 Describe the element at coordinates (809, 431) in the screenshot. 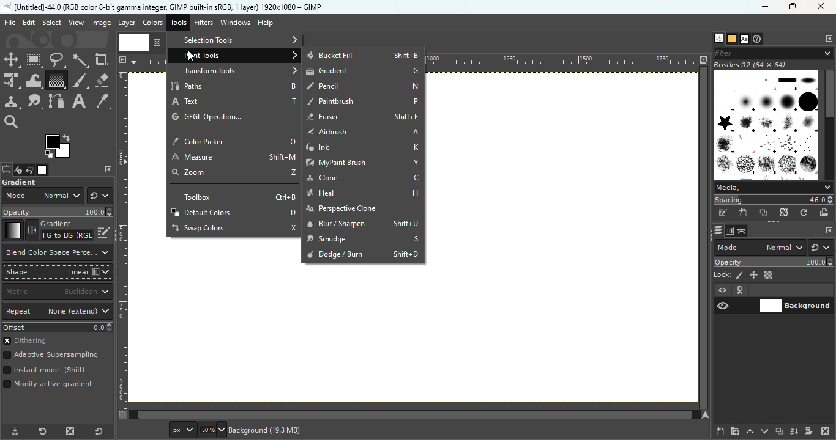

I see `Add a mask that allows non destructive editing of transperency` at that location.